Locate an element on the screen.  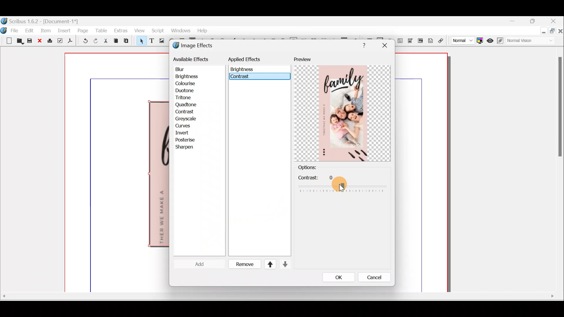
Extras is located at coordinates (120, 30).